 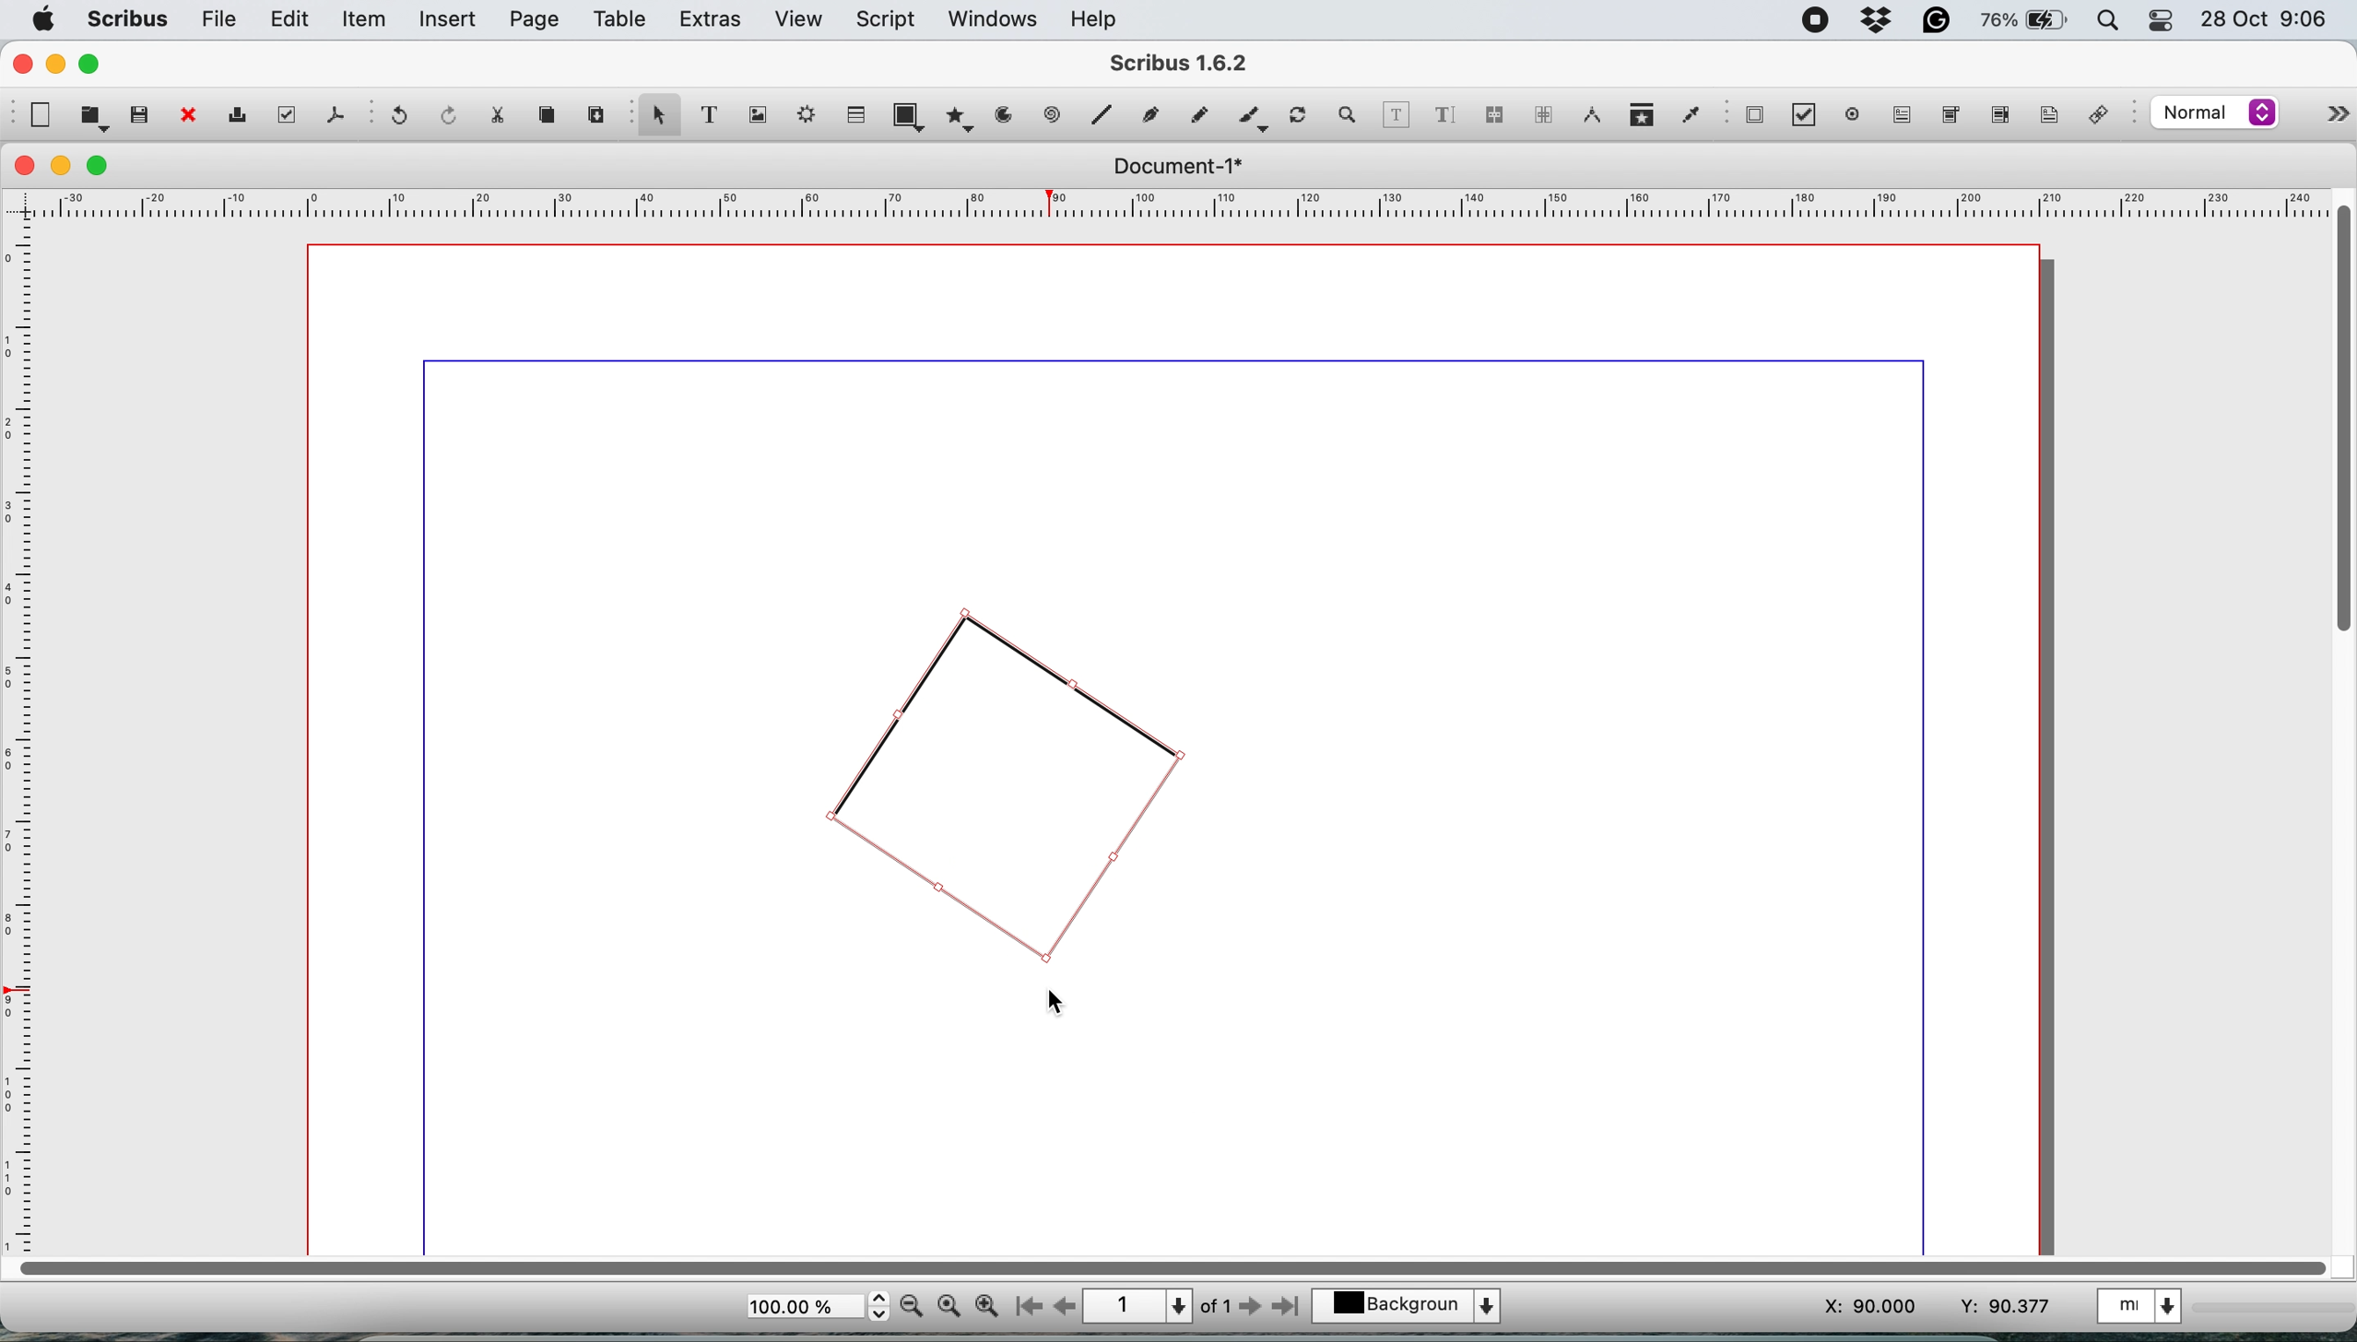 I want to click on more options, so click(x=2330, y=110).